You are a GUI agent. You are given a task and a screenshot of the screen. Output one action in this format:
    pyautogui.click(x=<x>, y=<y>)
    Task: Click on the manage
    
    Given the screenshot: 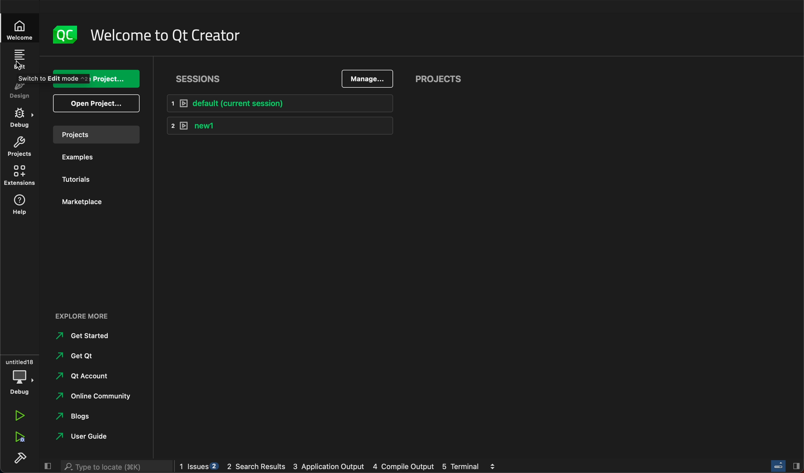 What is the action you would take?
    pyautogui.click(x=369, y=79)
    